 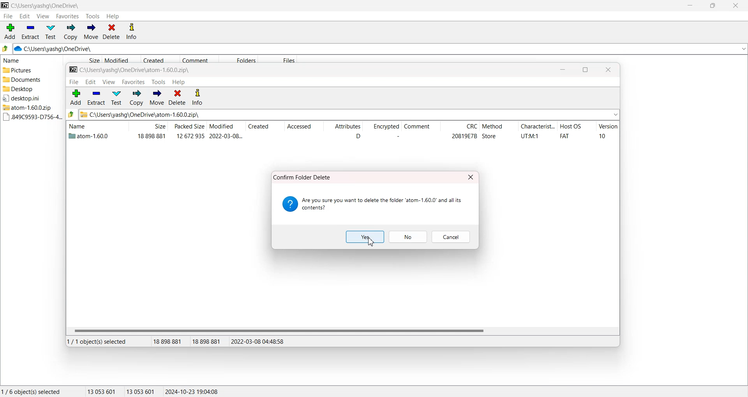 What do you see at coordinates (530, 136) in the screenshot?
I see `UT:M:1` at bounding box center [530, 136].